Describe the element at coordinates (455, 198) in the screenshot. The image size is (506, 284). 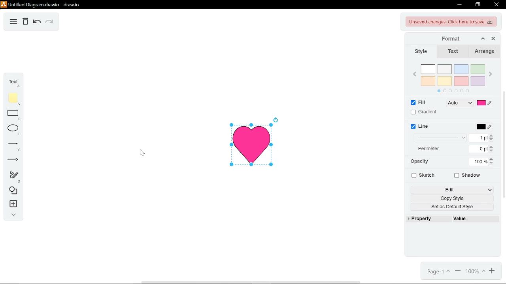
I see `copy style` at that location.